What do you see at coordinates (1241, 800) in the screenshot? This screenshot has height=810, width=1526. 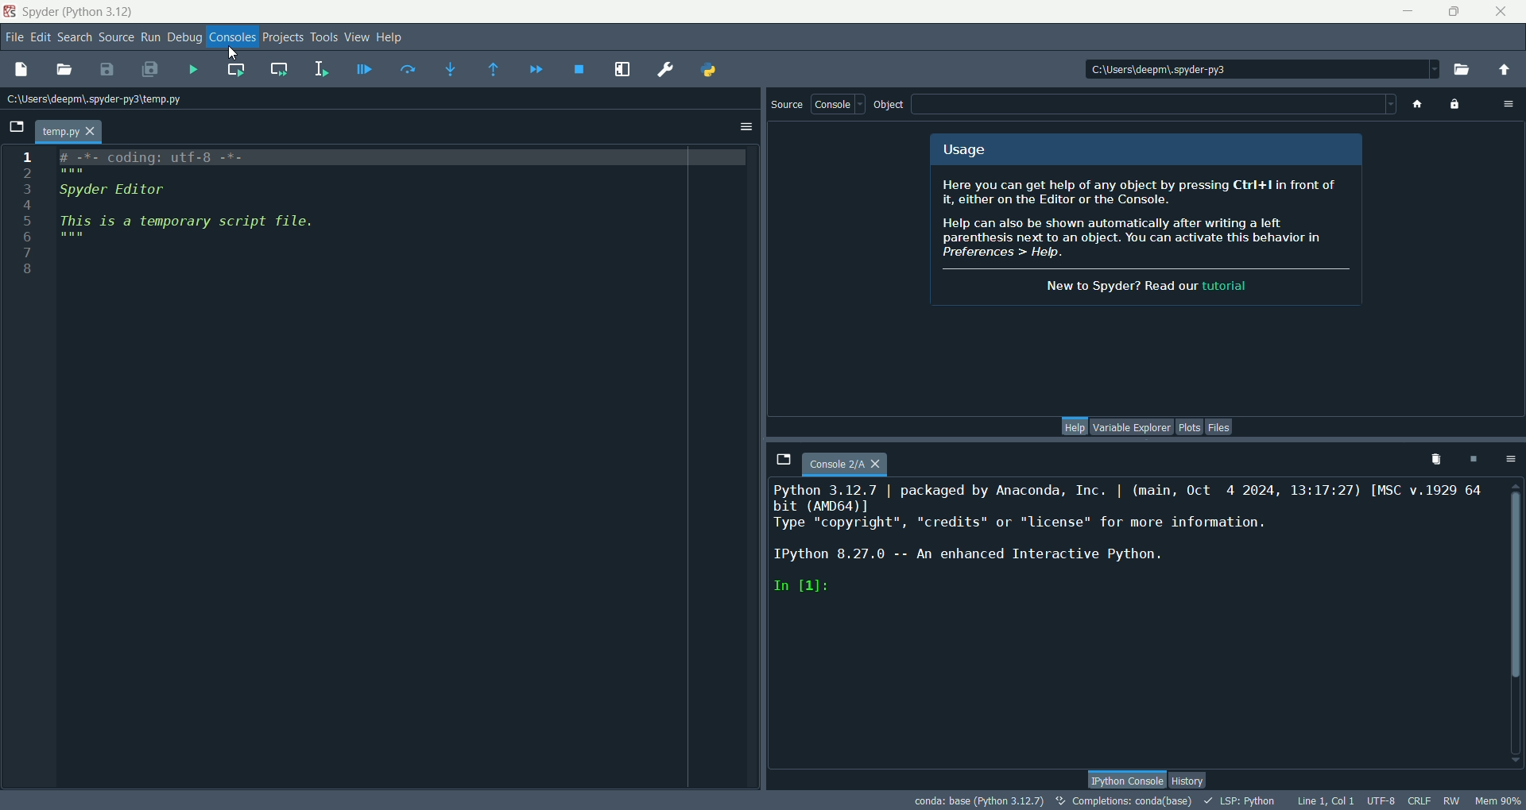 I see `LSP:Python` at bounding box center [1241, 800].